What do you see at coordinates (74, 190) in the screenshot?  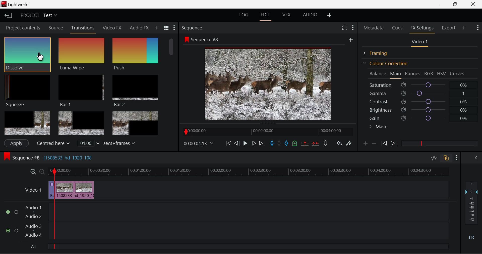 I see `Clip Inserted to Timeline` at bounding box center [74, 190].